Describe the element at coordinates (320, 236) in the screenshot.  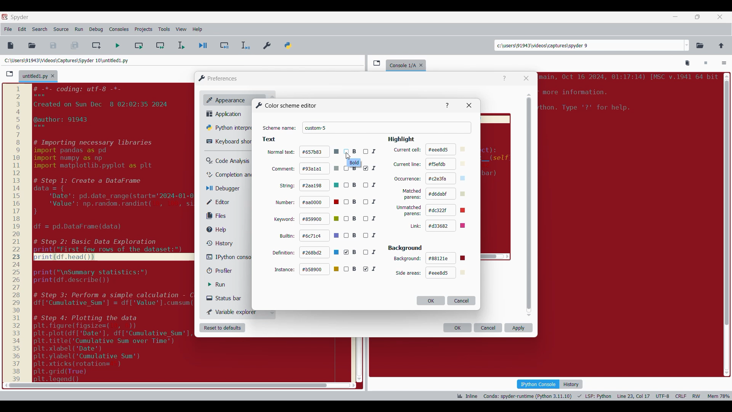
I see `#6c71c4` at that location.